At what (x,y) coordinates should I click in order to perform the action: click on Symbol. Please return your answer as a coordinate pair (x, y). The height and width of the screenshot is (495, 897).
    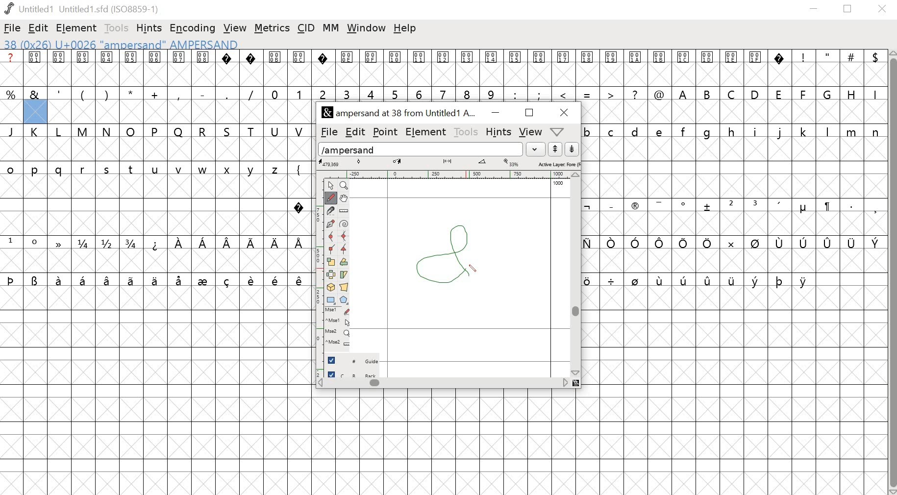
    Looking at the image, I should click on (635, 207).